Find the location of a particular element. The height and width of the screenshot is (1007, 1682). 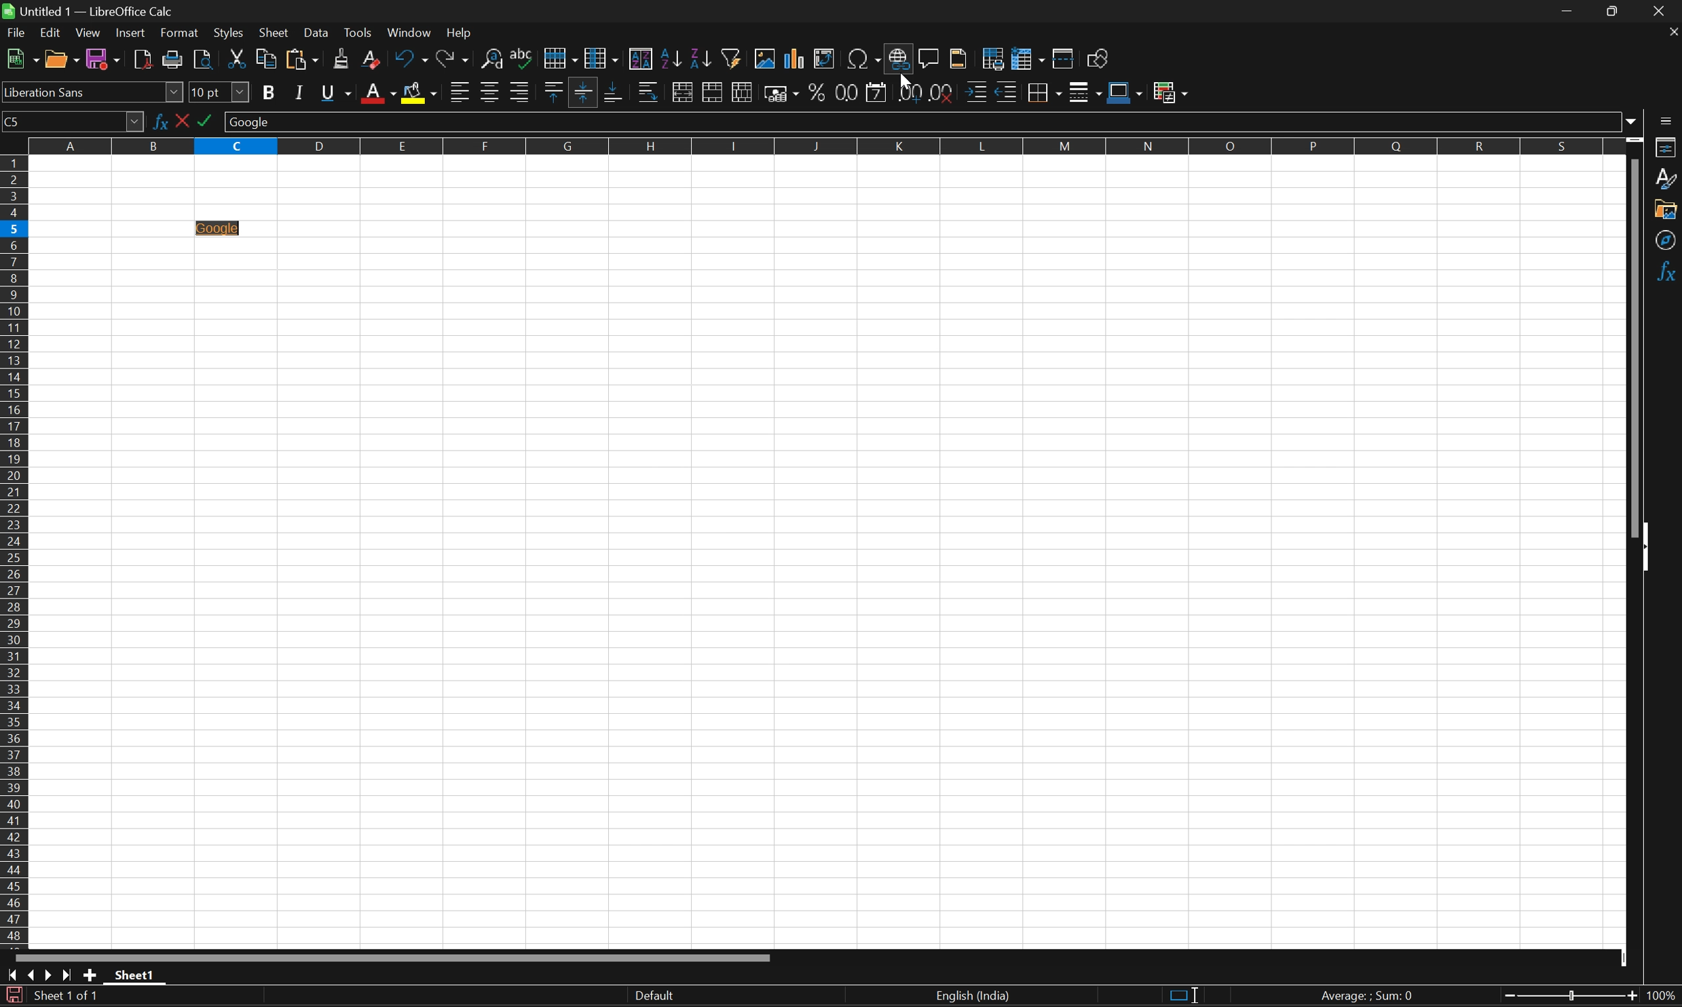

Freeze rows and columns is located at coordinates (1028, 57).